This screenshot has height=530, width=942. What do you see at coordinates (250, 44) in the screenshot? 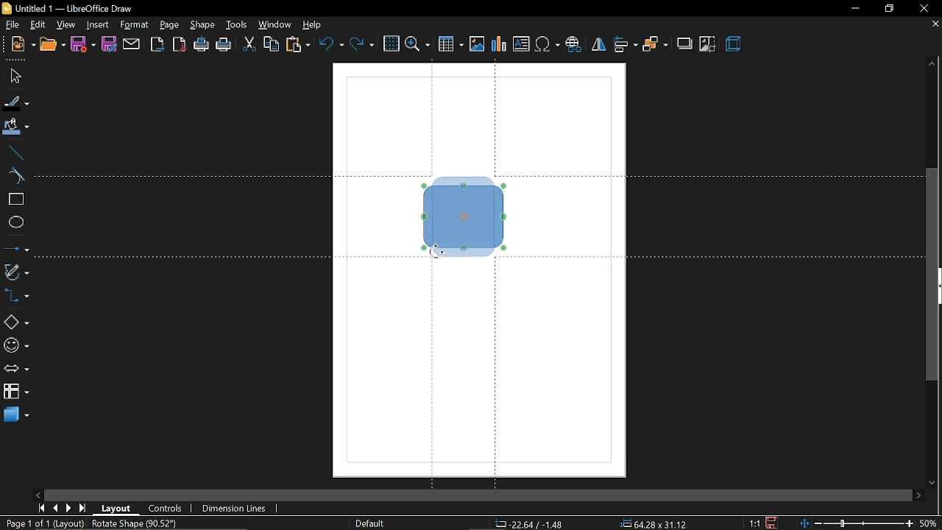
I see `cut` at bounding box center [250, 44].